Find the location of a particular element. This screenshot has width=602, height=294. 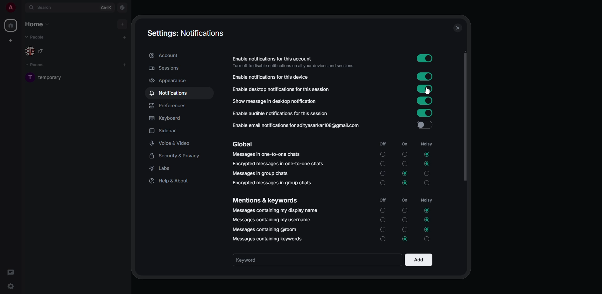

messages containing username is located at coordinates (272, 218).